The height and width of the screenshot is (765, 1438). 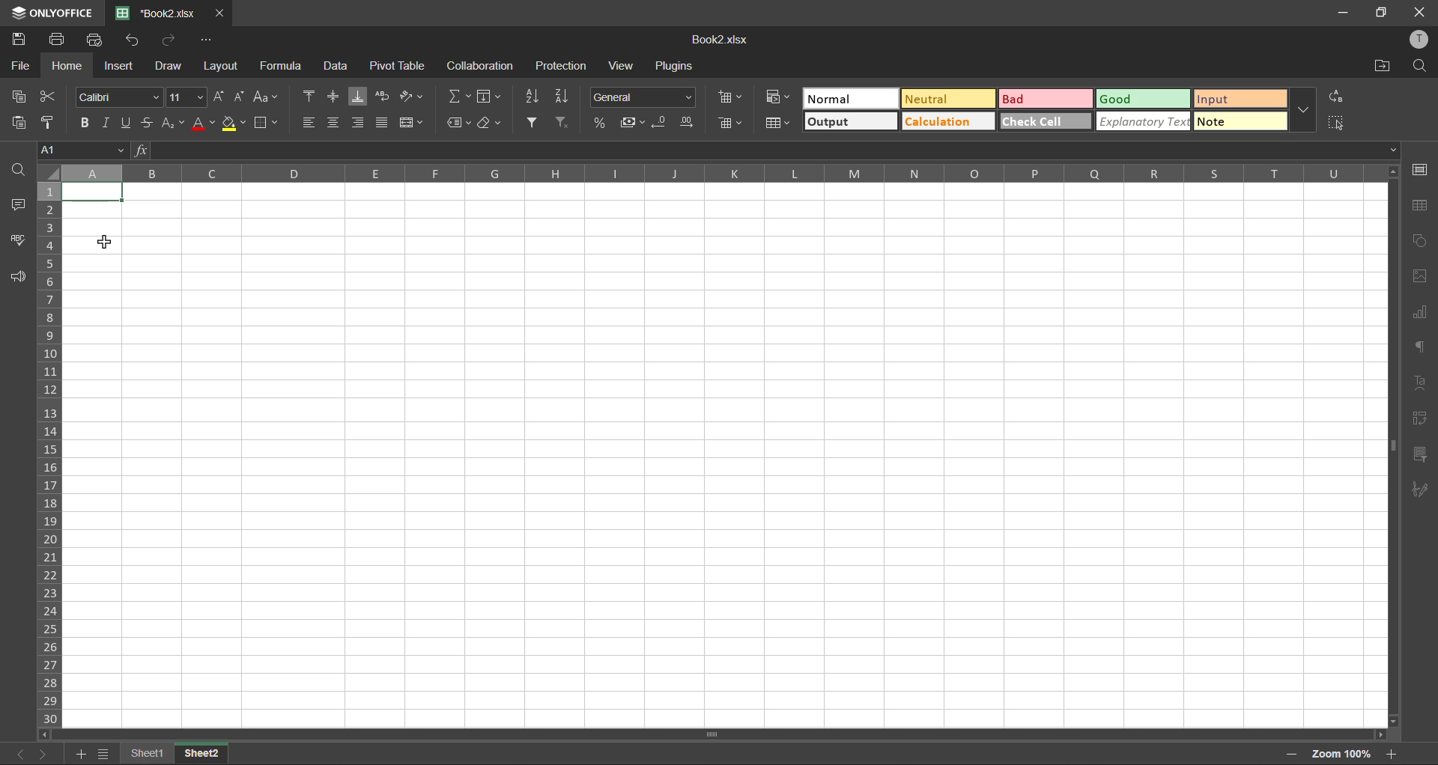 What do you see at coordinates (408, 96) in the screenshot?
I see `orientation` at bounding box center [408, 96].